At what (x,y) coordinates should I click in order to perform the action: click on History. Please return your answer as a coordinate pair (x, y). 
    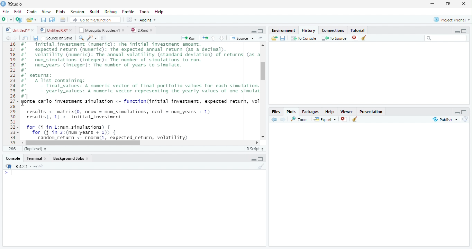
    Looking at the image, I should click on (308, 30).